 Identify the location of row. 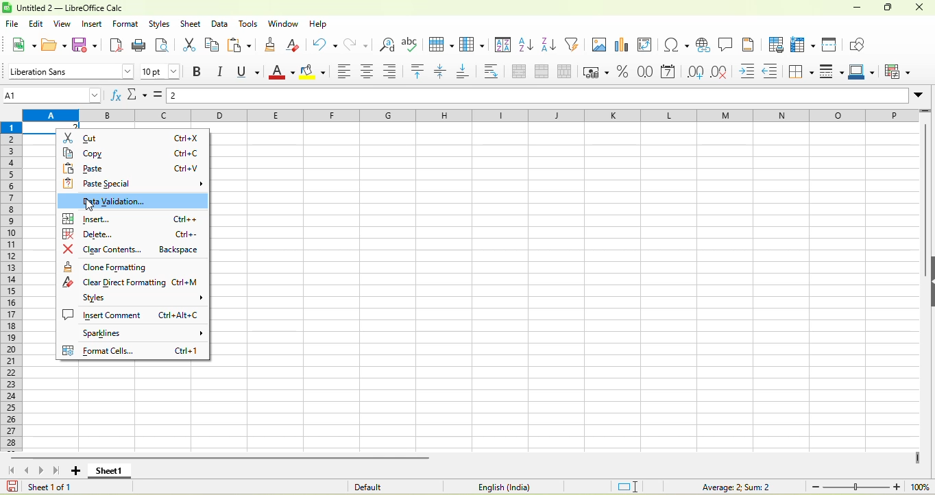
(441, 45).